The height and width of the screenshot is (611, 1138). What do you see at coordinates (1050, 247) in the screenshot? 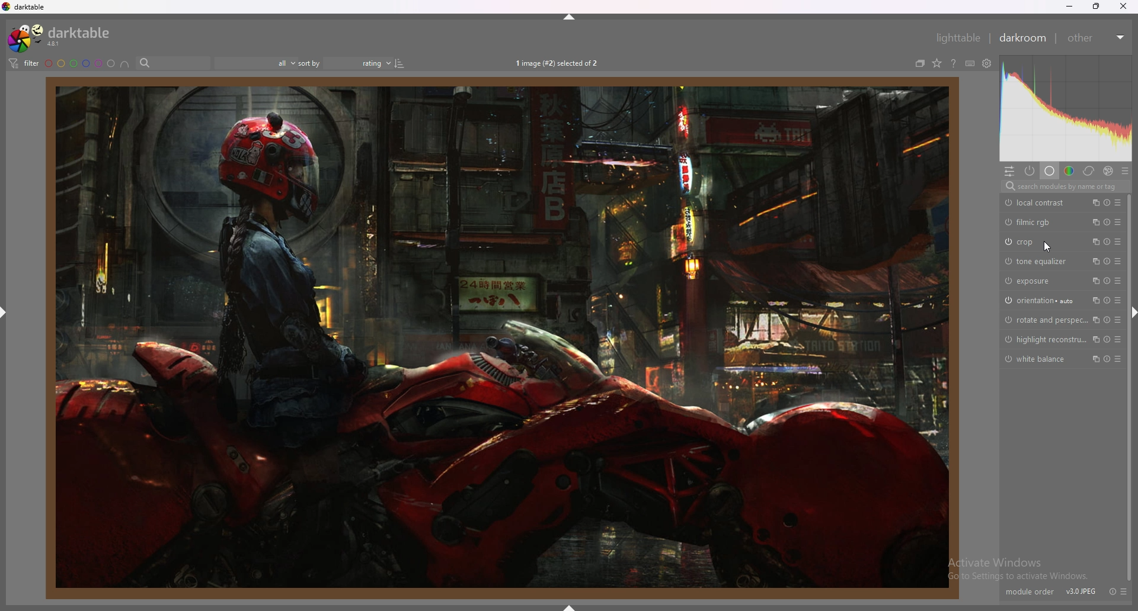
I see `cursor` at bounding box center [1050, 247].